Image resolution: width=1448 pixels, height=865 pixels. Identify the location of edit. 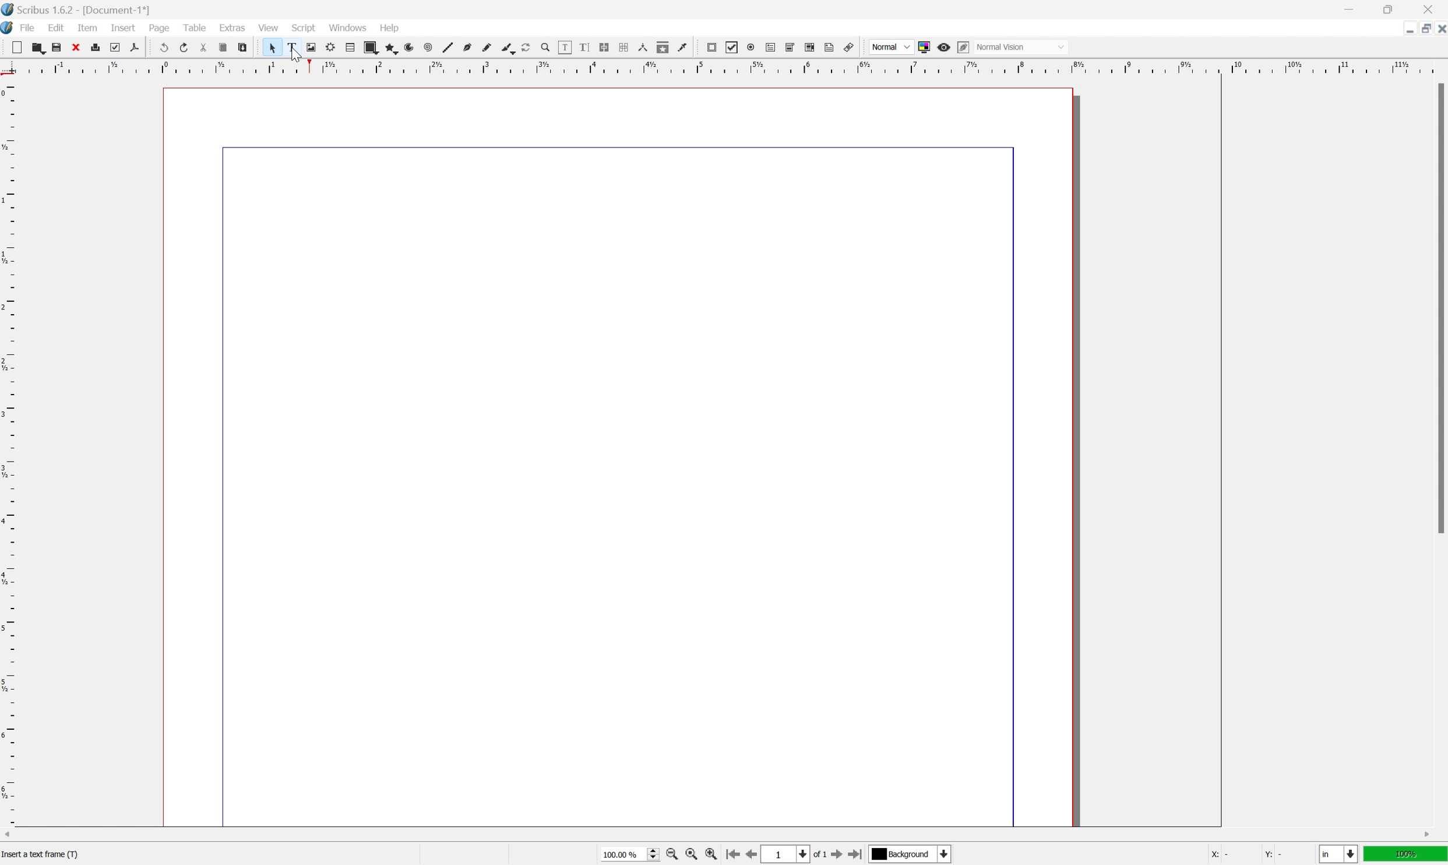
(56, 28).